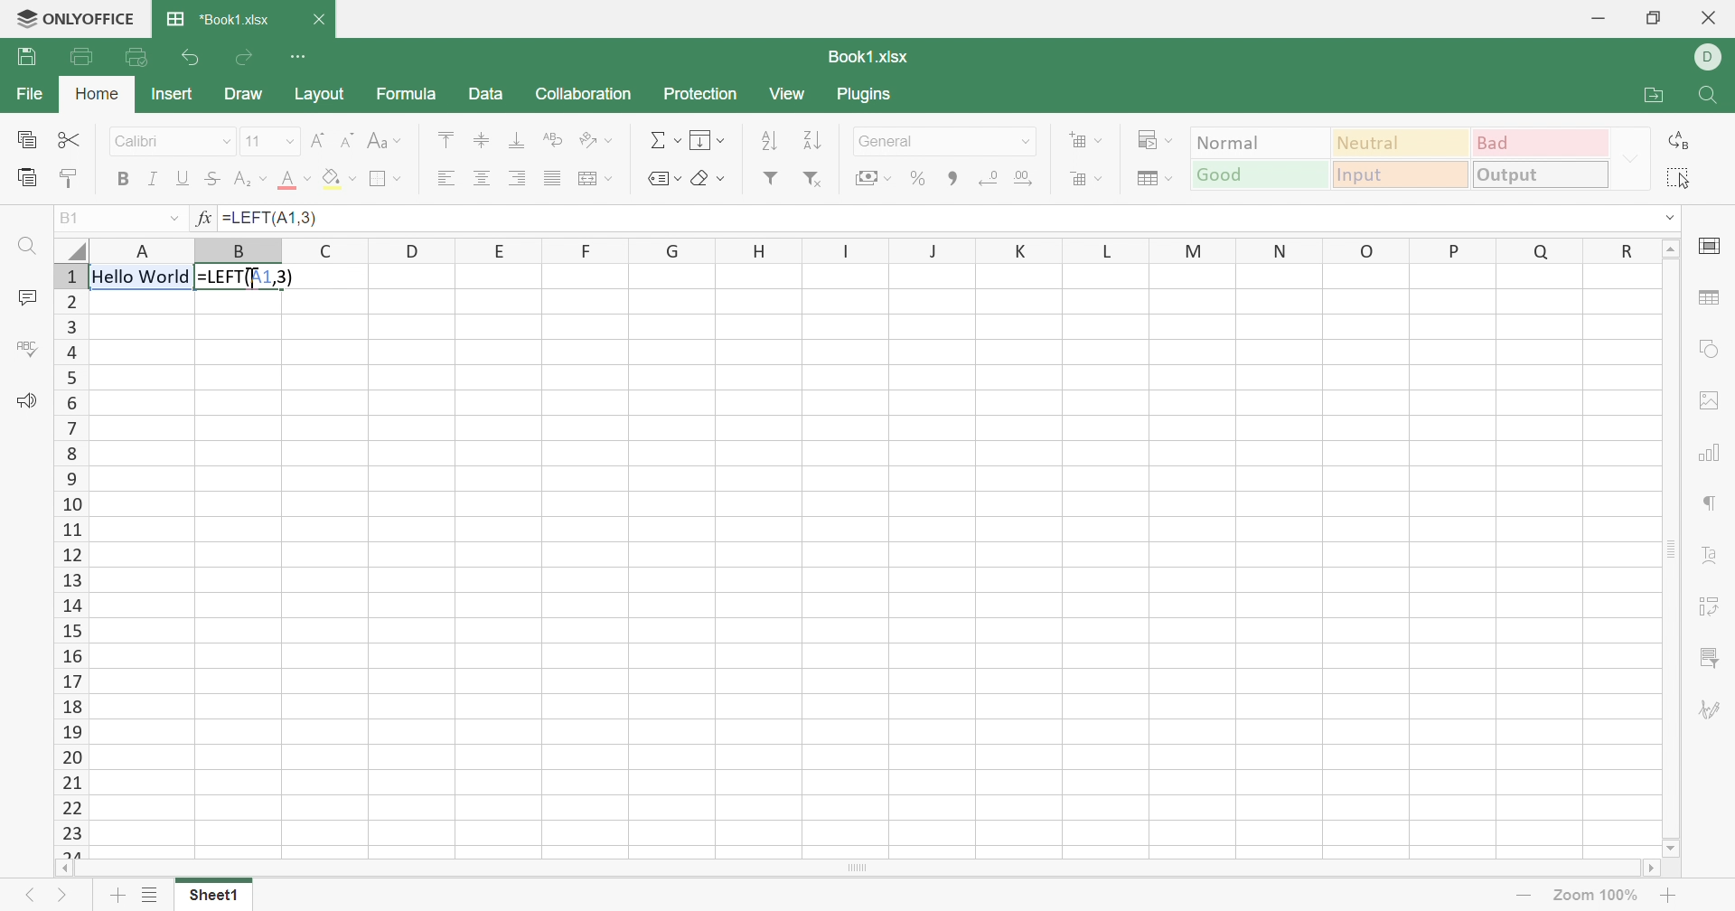 Image resolution: width=1735 pixels, height=911 pixels. I want to click on DELL, so click(1711, 58).